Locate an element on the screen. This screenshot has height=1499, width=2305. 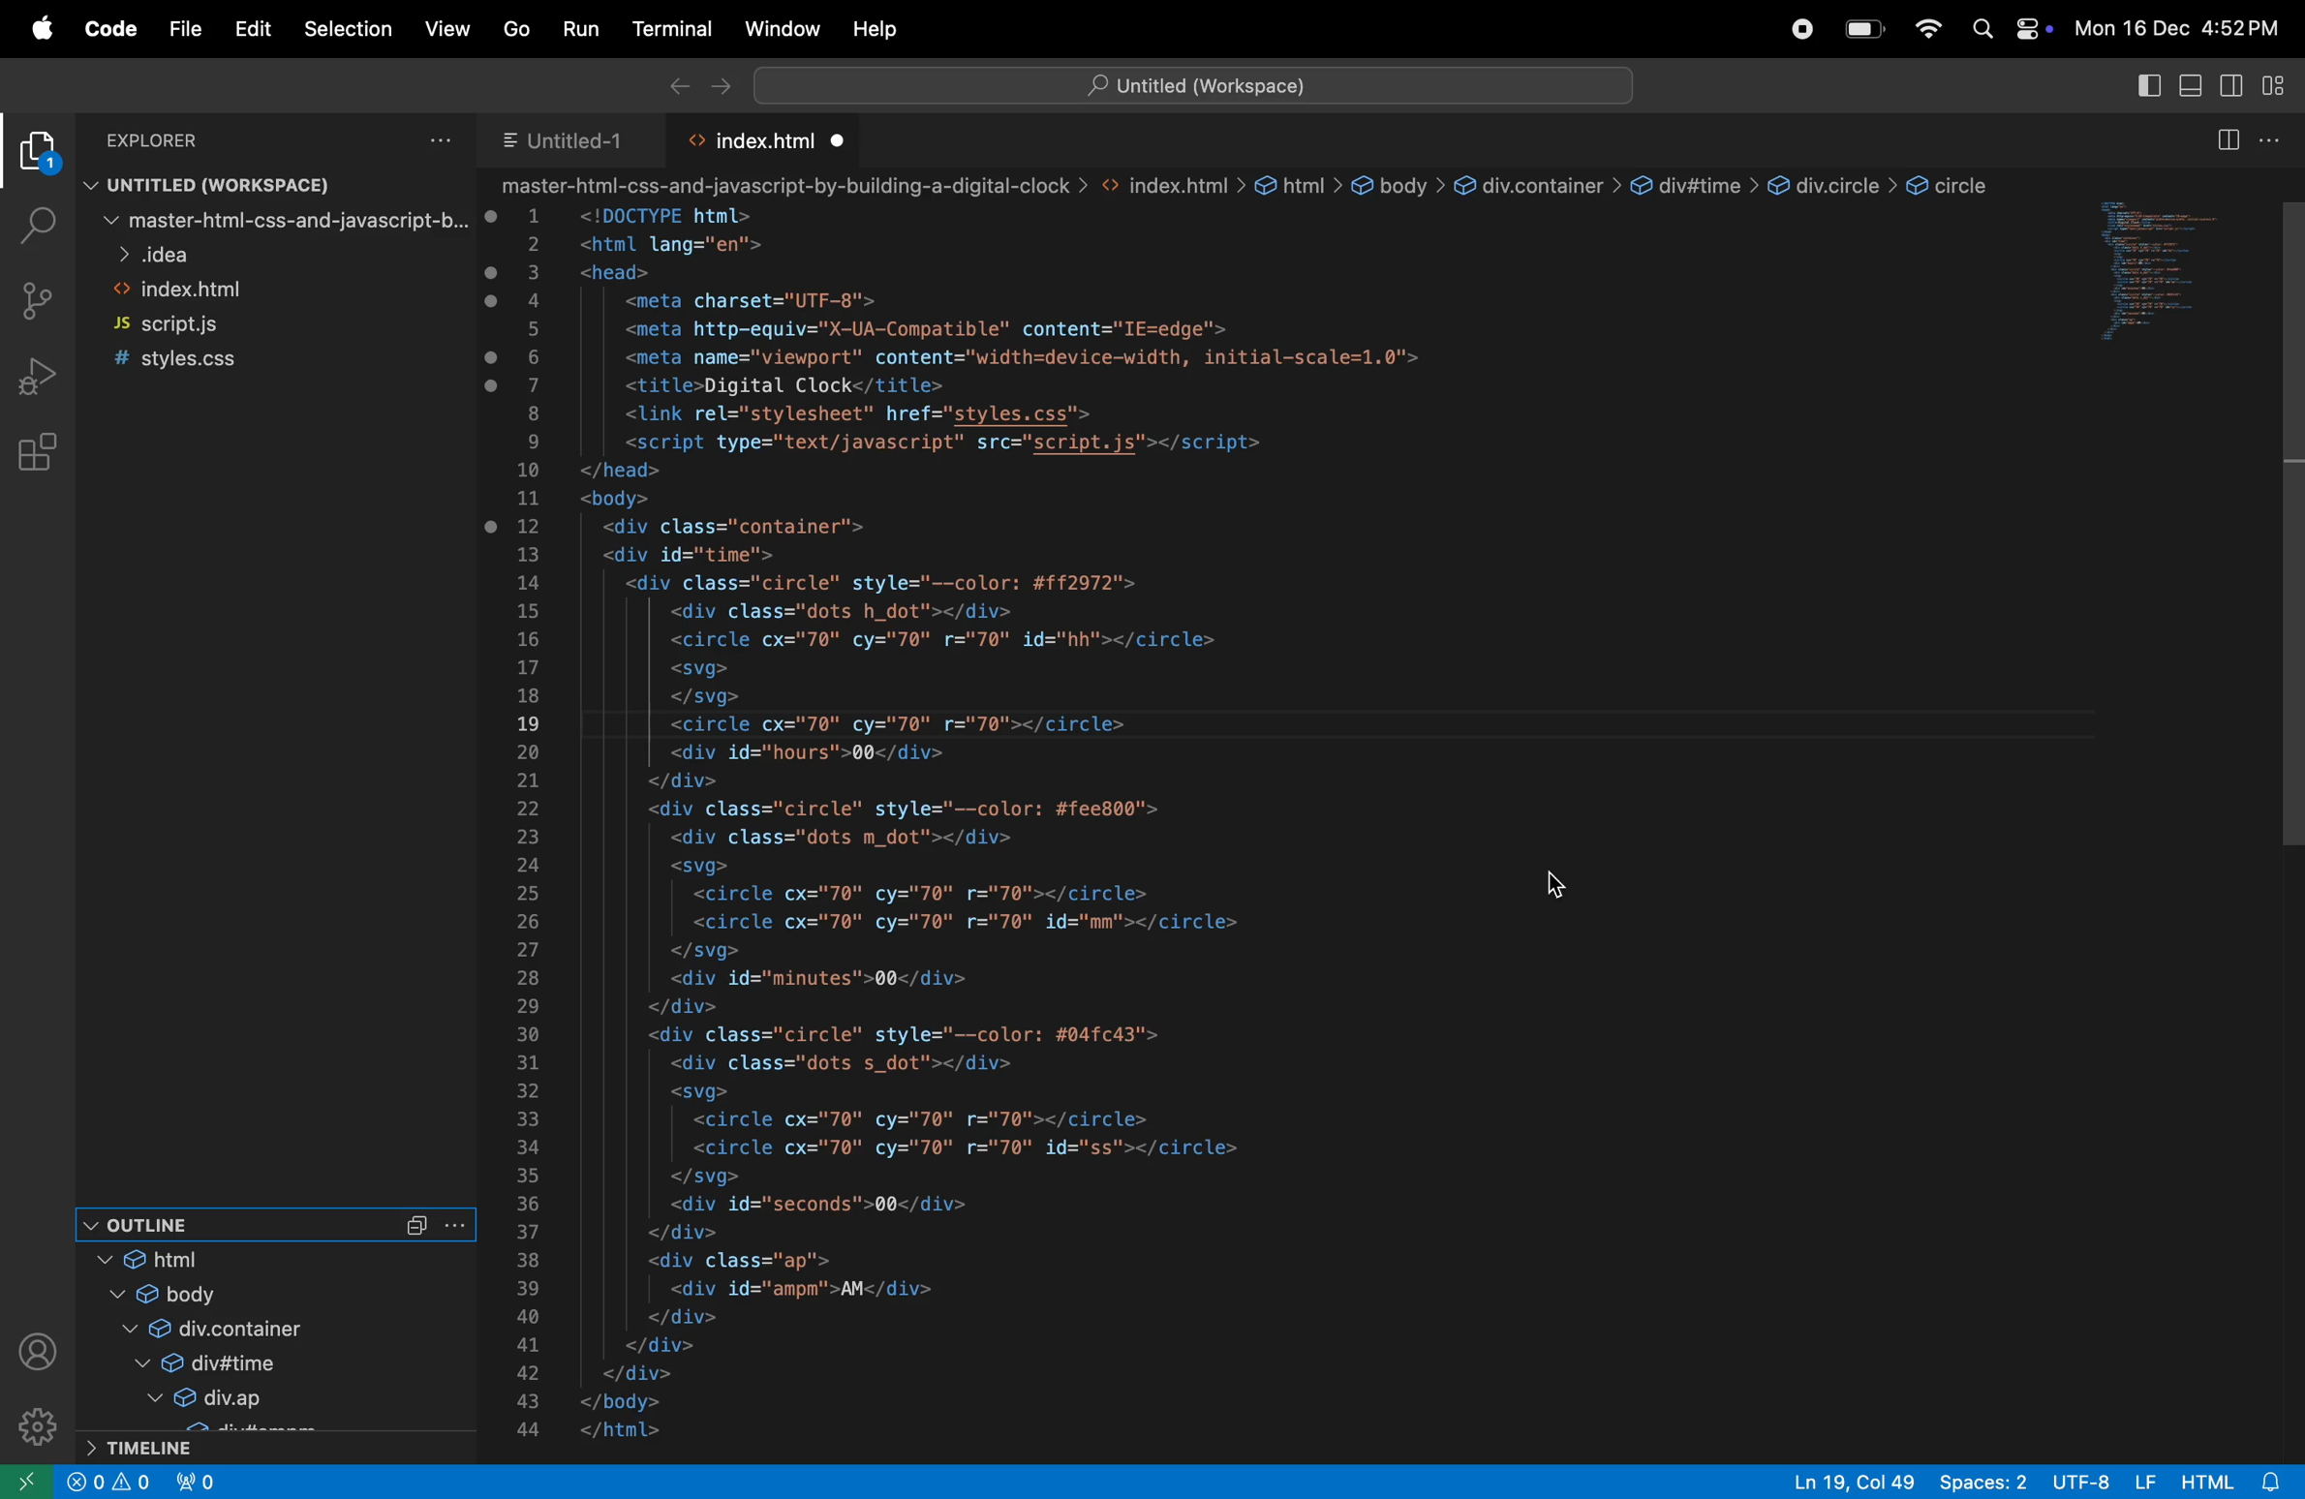
settings is located at coordinates (35, 1422).